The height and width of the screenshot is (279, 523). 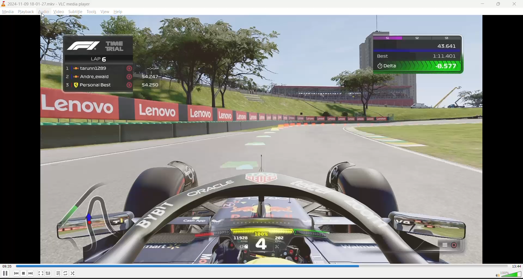 What do you see at coordinates (500, 5) in the screenshot?
I see `maximize` at bounding box center [500, 5].